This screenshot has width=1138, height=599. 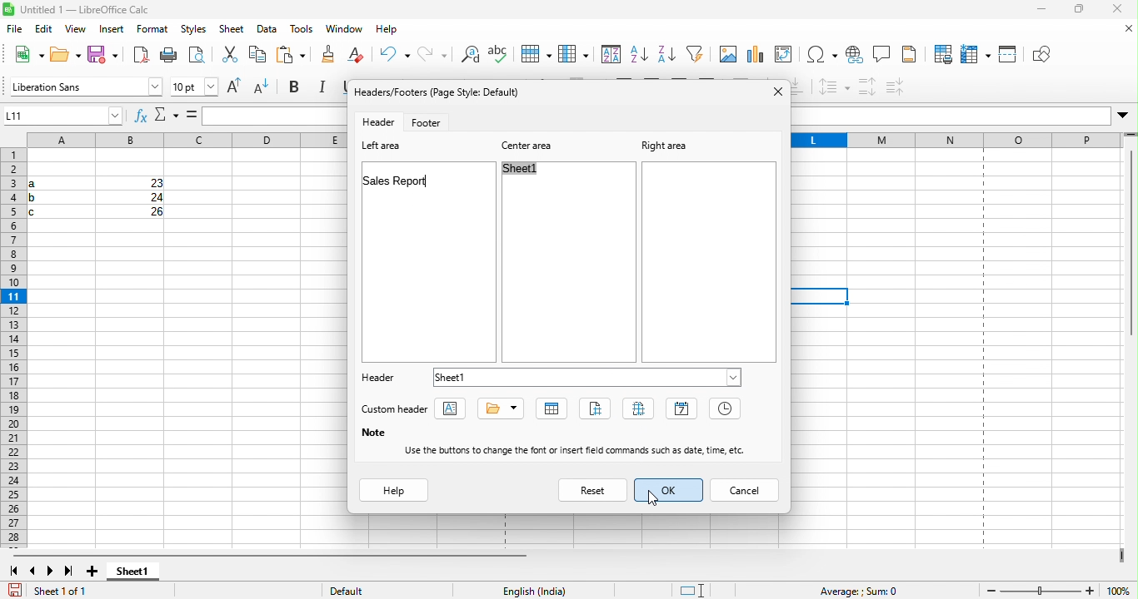 What do you see at coordinates (527, 170) in the screenshot?
I see `sheet1` at bounding box center [527, 170].